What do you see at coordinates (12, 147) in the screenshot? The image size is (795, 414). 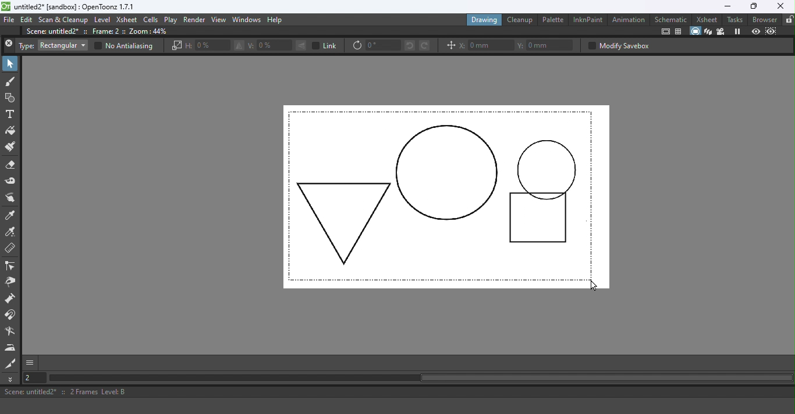 I see `Paintbrush tool` at bounding box center [12, 147].